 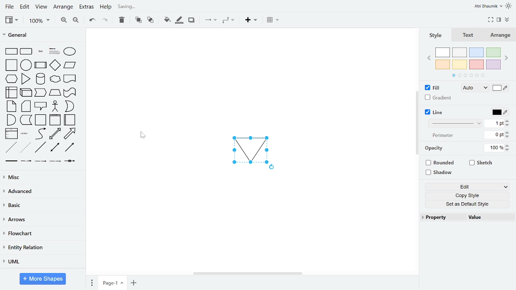 I want to click on styles, so click(x=435, y=35).